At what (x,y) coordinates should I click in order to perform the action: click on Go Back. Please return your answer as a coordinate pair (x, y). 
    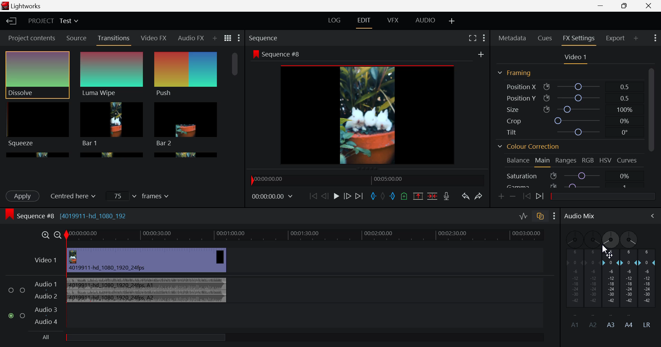
    Looking at the image, I should click on (324, 197).